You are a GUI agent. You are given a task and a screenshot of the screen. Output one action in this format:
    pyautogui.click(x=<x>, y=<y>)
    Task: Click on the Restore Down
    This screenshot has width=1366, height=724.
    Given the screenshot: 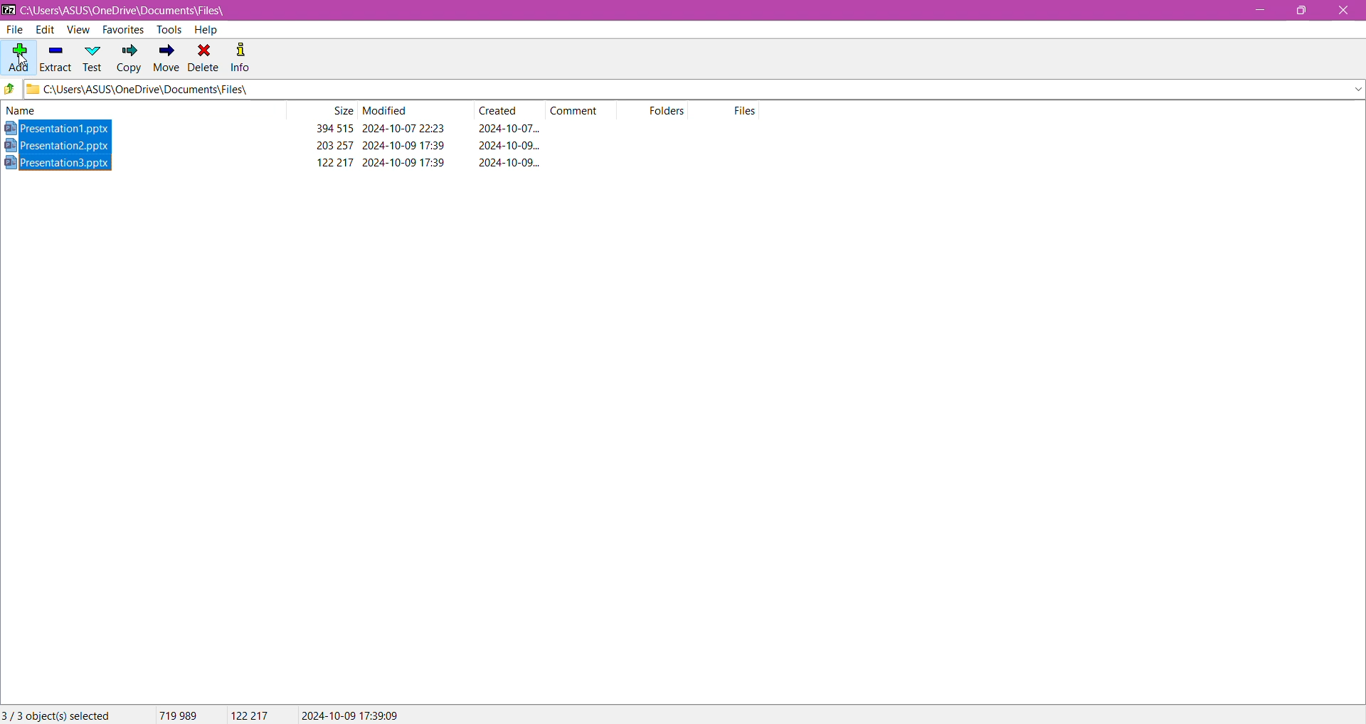 What is the action you would take?
    pyautogui.click(x=1306, y=10)
    